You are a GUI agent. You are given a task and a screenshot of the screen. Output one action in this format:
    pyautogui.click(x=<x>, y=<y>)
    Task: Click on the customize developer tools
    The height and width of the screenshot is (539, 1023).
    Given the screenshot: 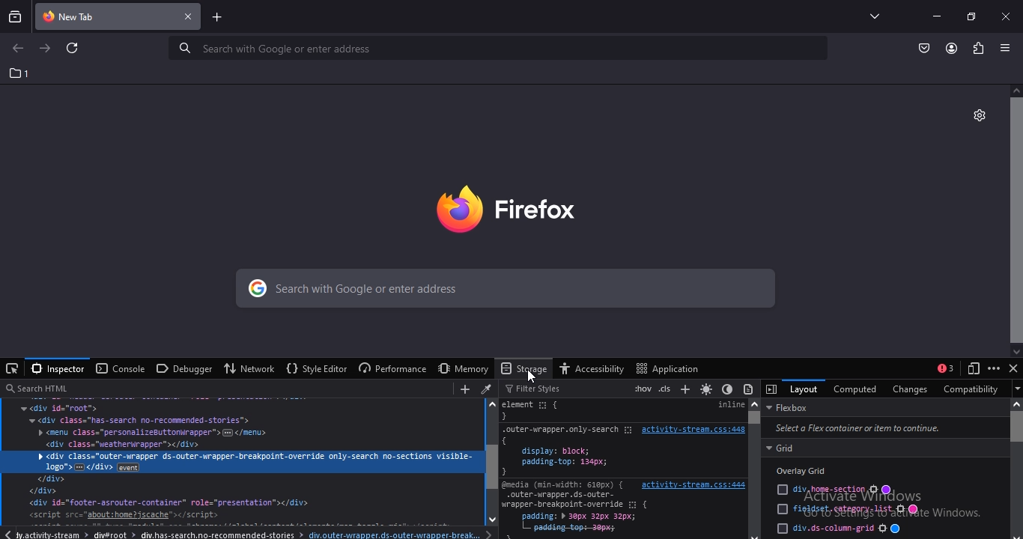 What is the action you would take?
    pyautogui.click(x=994, y=368)
    